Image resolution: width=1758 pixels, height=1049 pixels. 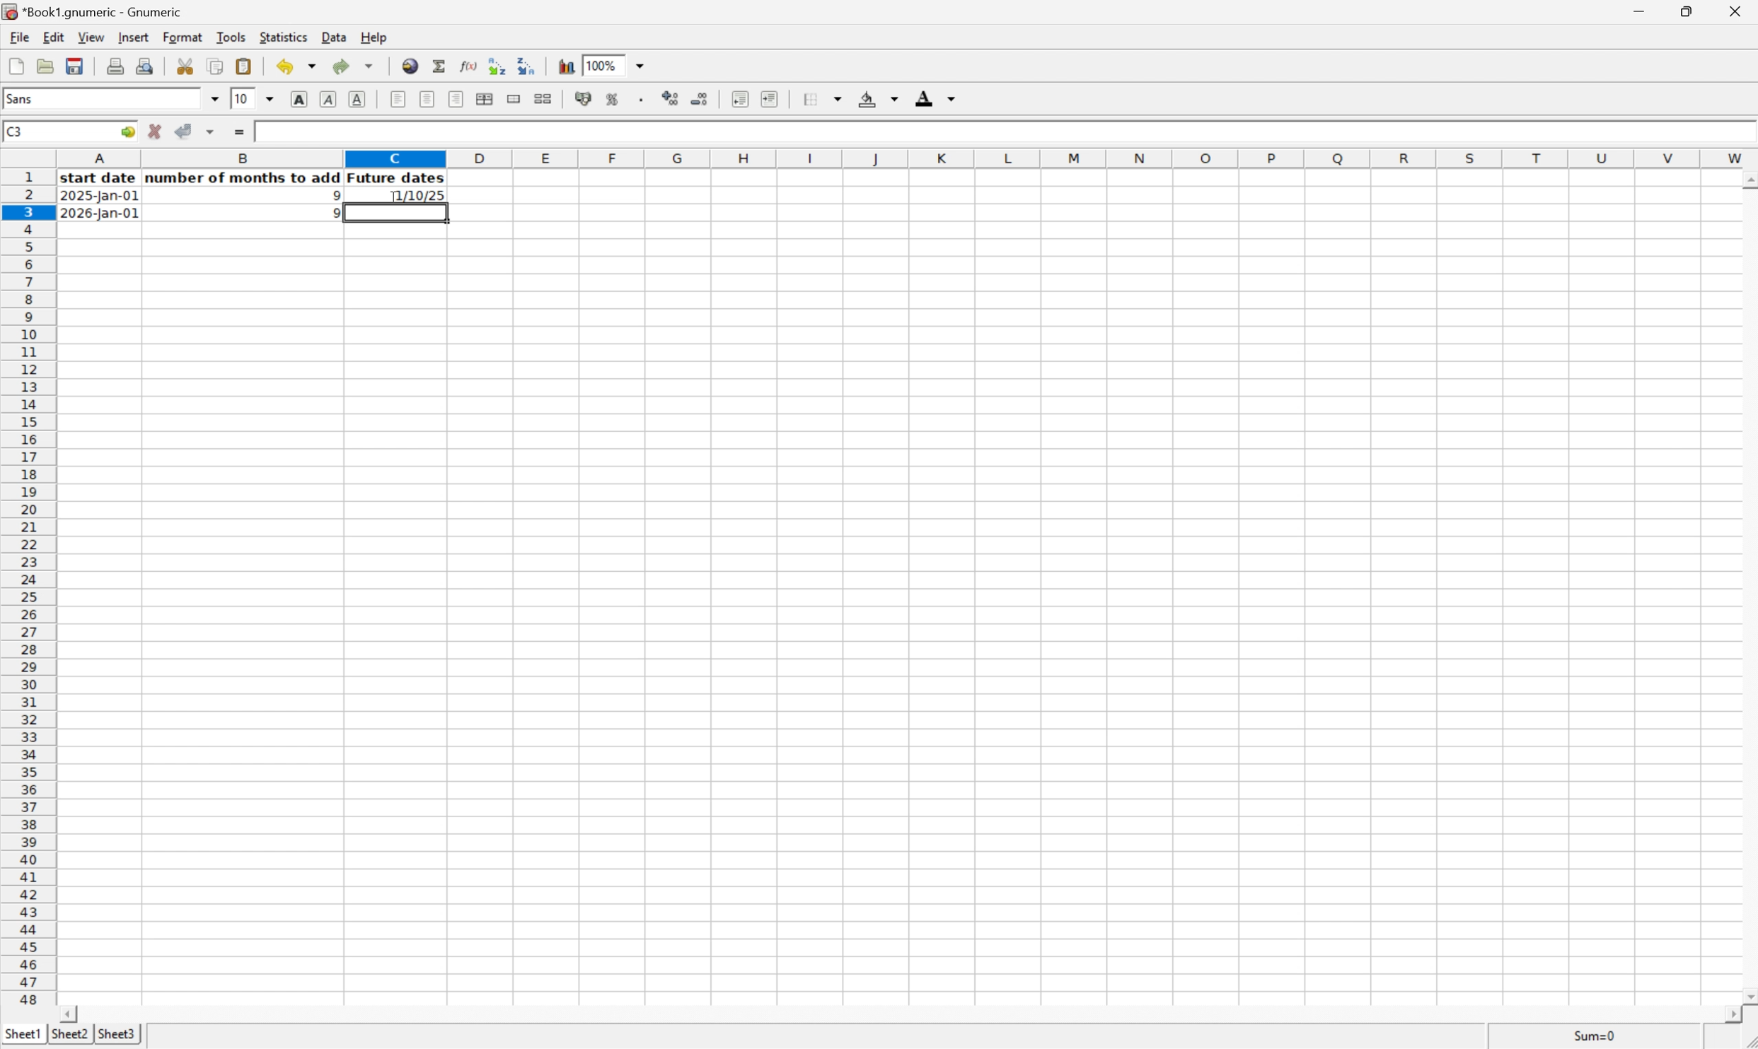 What do you see at coordinates (133, 37) in the screenshot?
I see `Insert` at bounding box center [133, 37].